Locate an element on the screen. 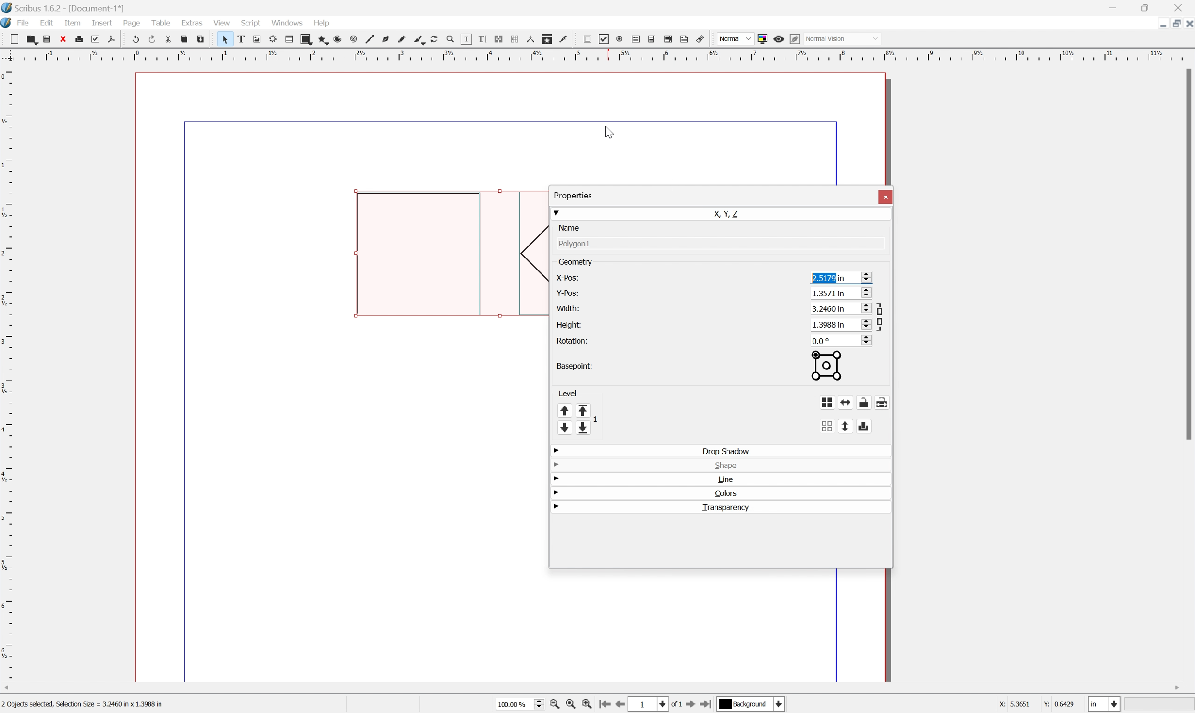  application logo is located at coordinates (8, 22).